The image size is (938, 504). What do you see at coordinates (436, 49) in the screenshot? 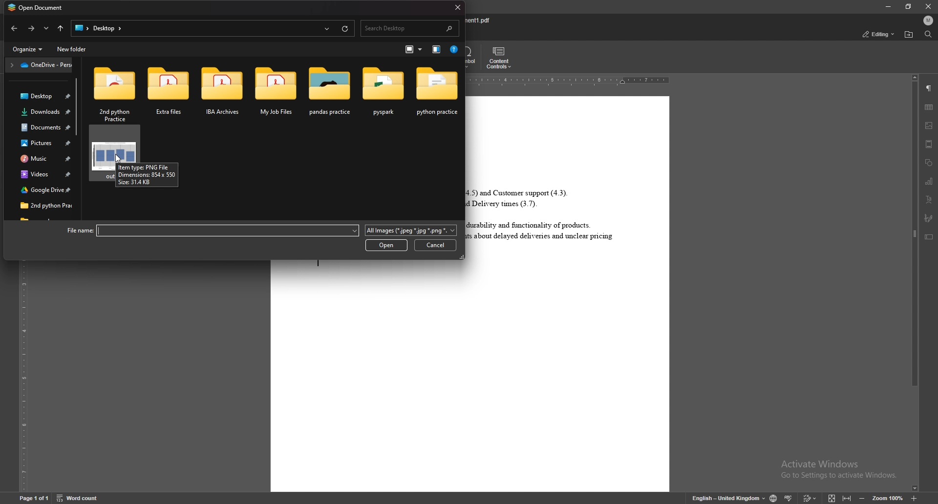
I see `view ` at bounding box center [436, 49].